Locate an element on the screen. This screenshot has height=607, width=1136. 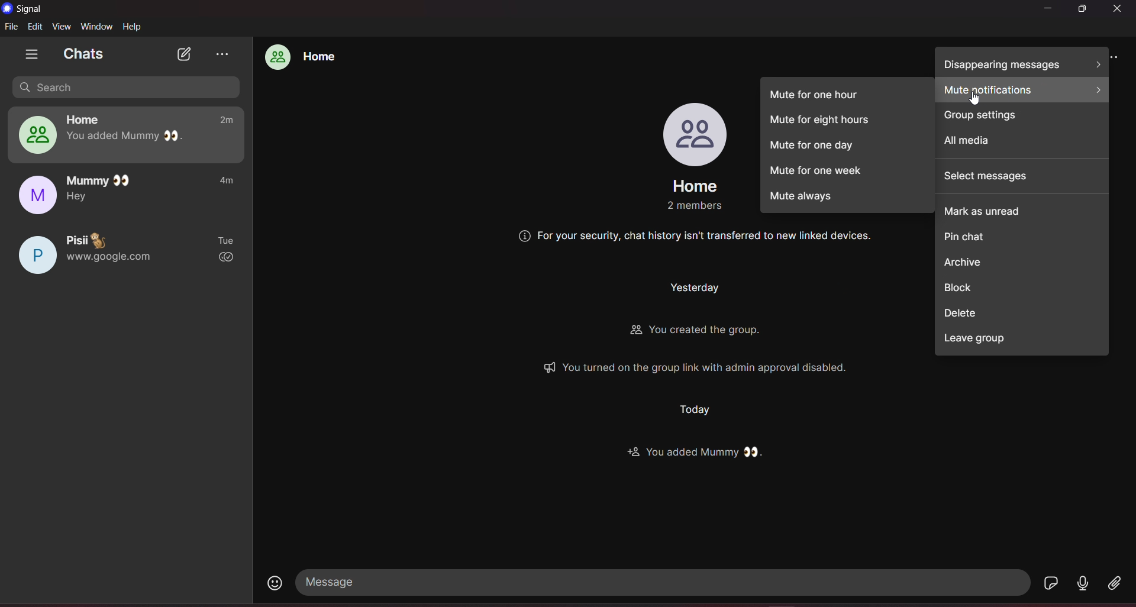
window is located at coordinates (97, 27).